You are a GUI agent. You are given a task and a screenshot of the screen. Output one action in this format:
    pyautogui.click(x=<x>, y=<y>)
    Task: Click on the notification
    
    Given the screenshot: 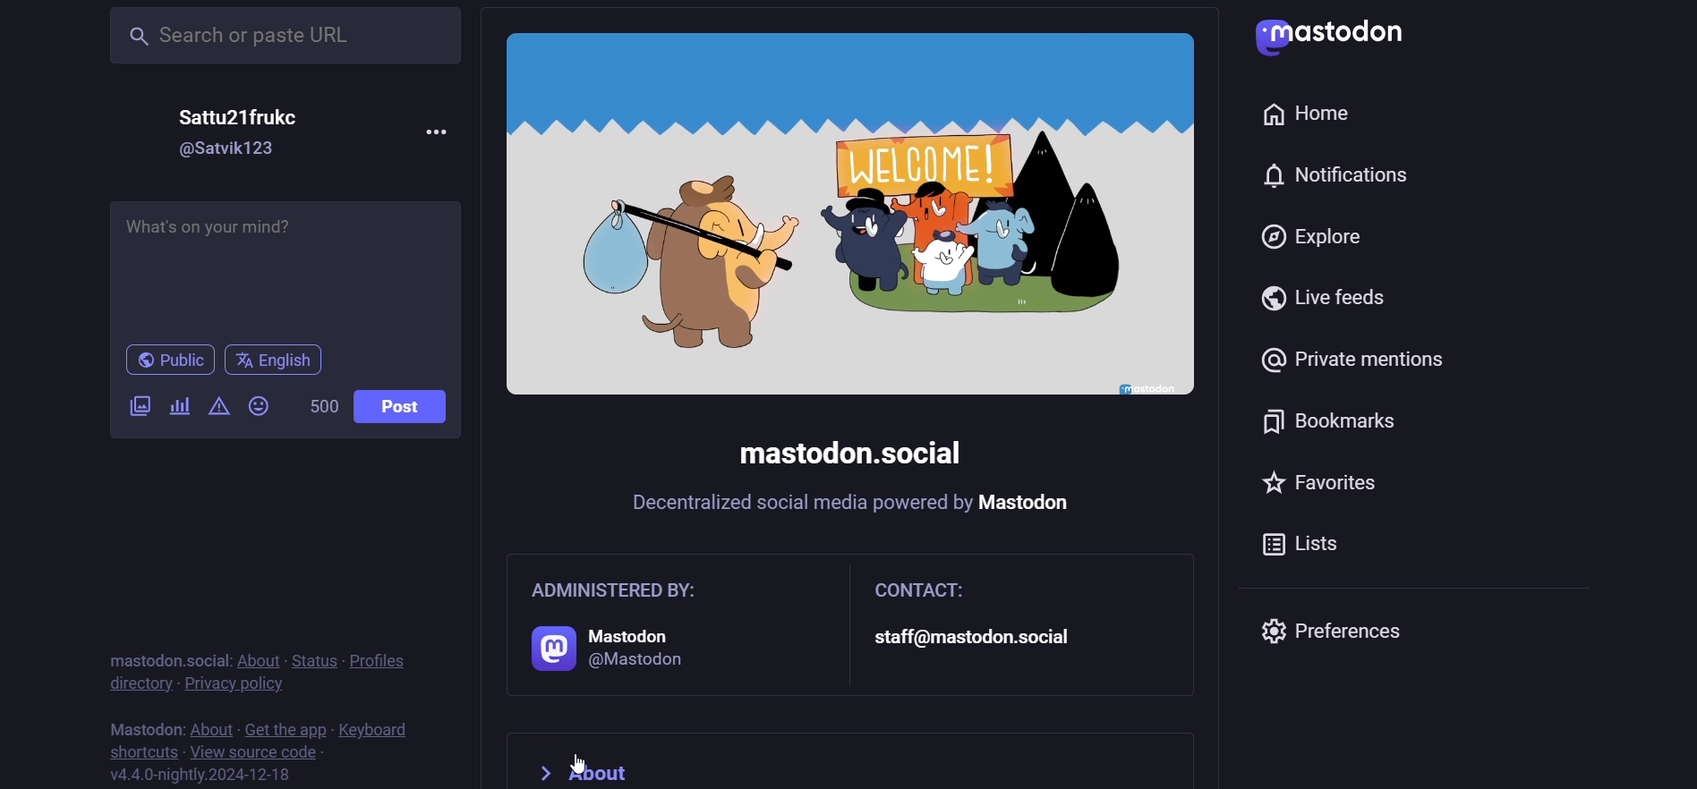 What is the action you would take?
    pyautogui.click(x=1346, y=176)
    